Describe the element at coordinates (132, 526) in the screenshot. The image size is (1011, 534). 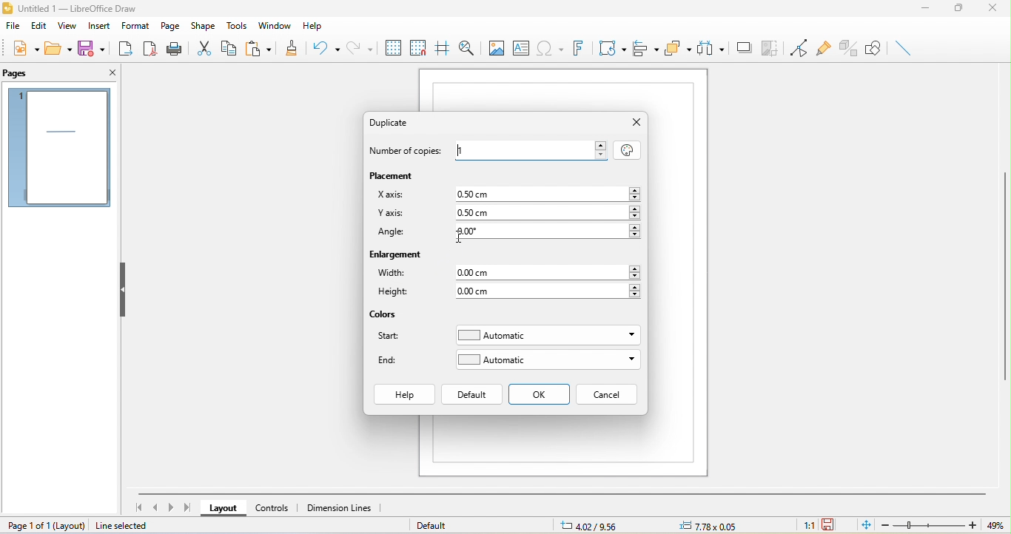
I see `line selected` at that location.